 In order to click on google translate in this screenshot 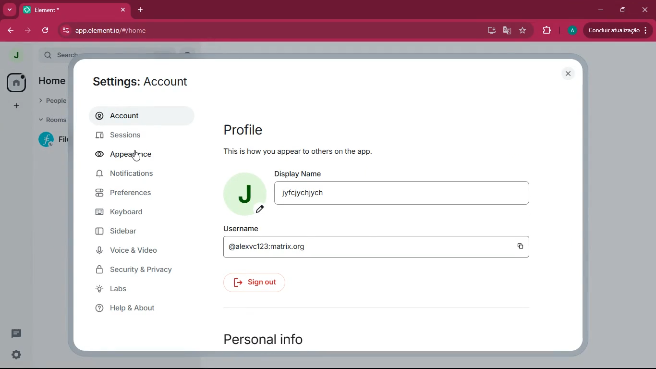, I will do `click(506, 30)`.